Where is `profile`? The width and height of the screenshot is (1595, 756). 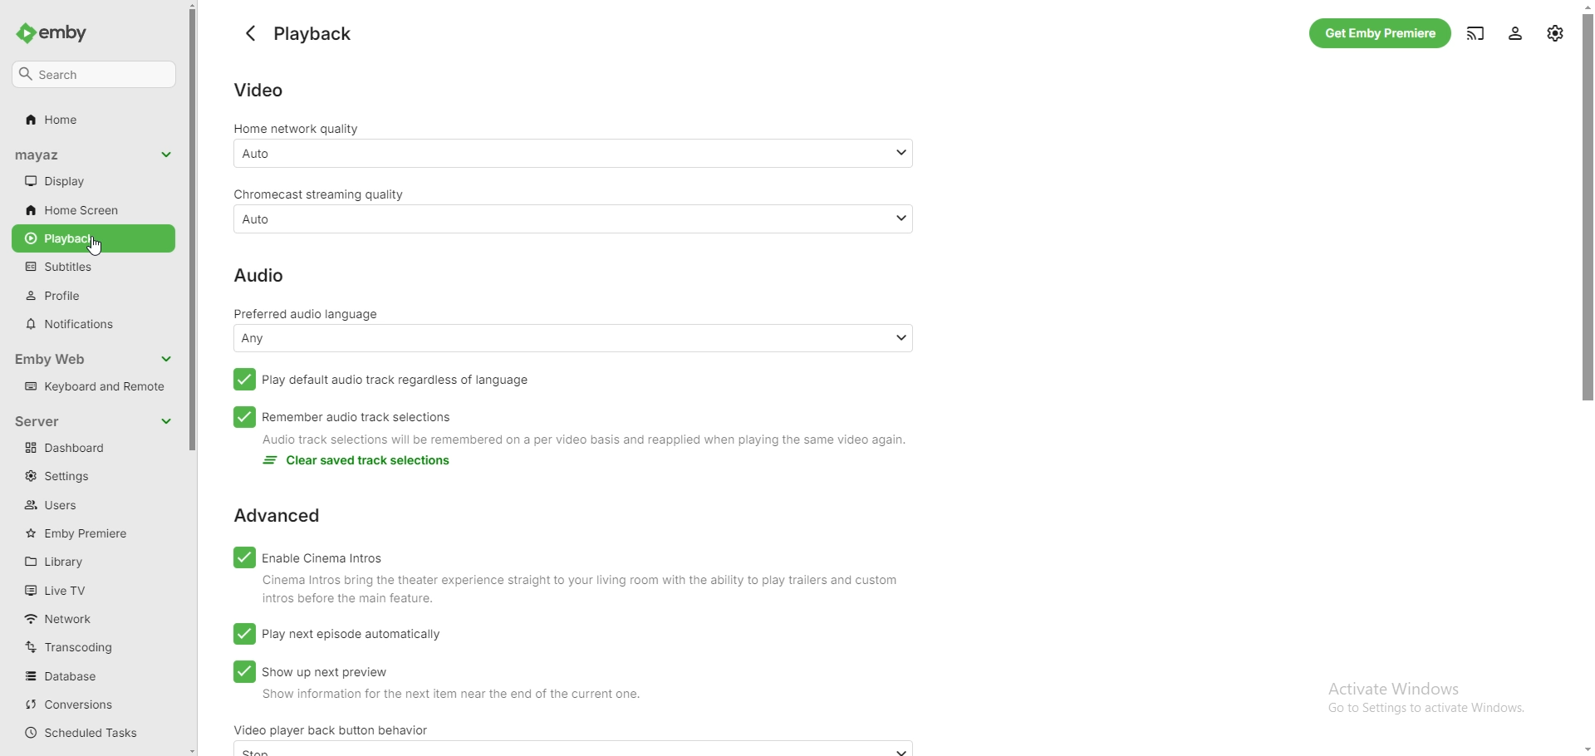 profile is located at coordinates (1518, 32).